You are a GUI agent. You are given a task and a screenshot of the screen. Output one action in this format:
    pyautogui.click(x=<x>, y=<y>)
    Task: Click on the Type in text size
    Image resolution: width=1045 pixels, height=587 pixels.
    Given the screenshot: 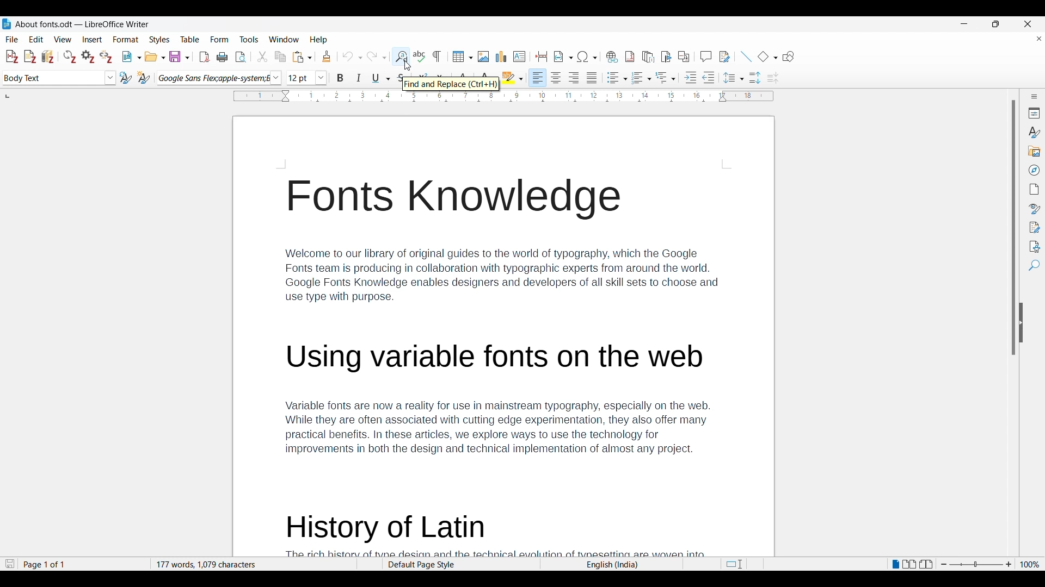 What is the action you would take?
    pyautogui.click(x=300, y=78)
    